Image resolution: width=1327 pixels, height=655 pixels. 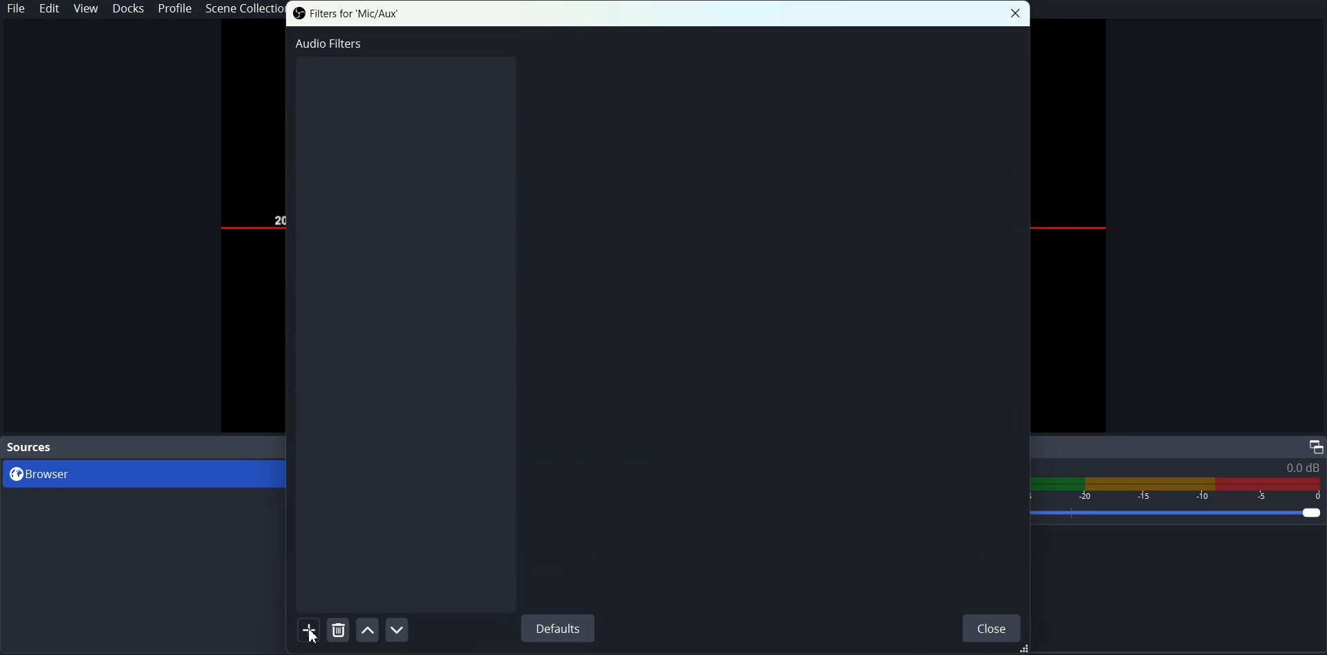 What do you see at coordinates (1315, 446) in the screenshot?
I see `Maximize` at bounding box center [1315, 446].